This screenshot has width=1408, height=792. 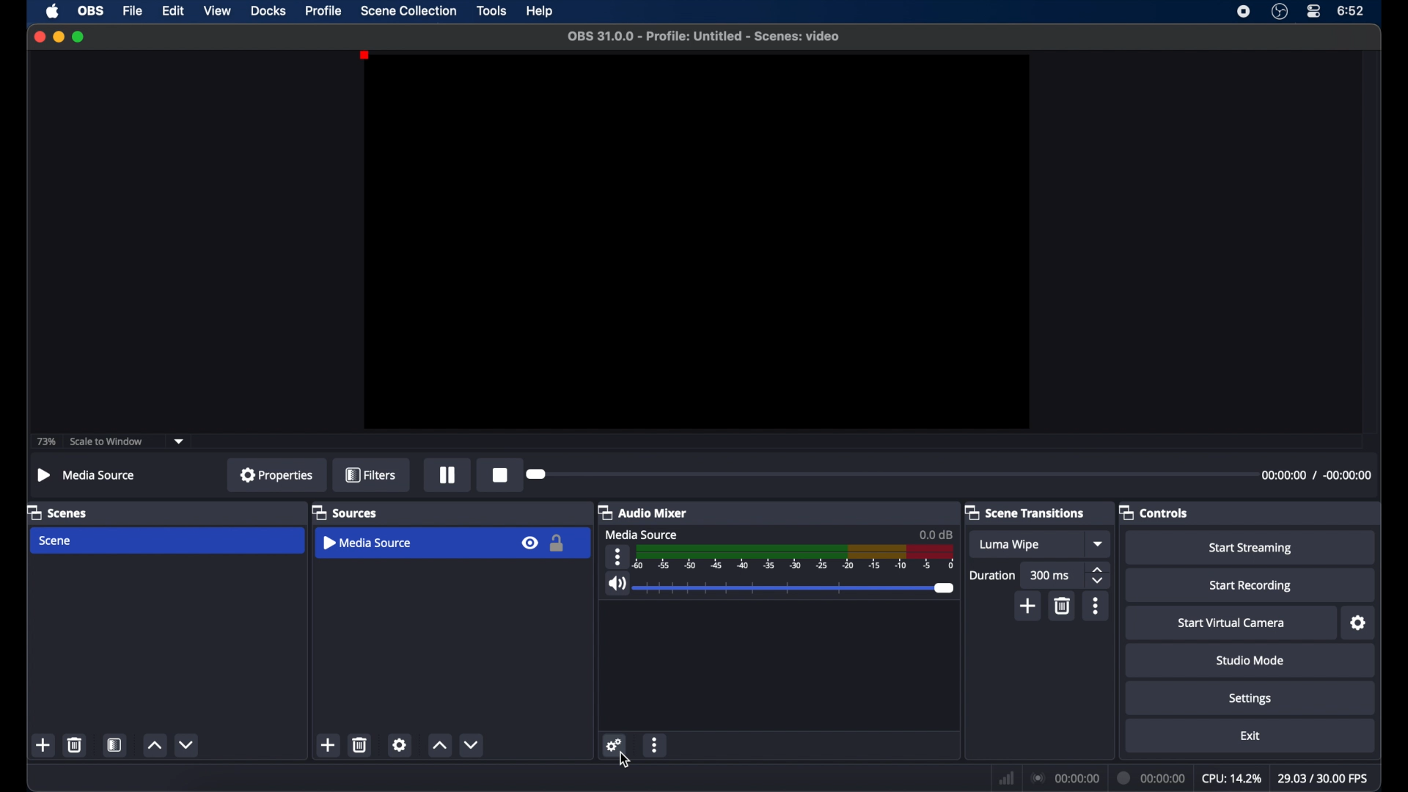 What do you see at coordinates (172, 10) in the screenshot?
I see `edit` at bounding box center [172, 10].